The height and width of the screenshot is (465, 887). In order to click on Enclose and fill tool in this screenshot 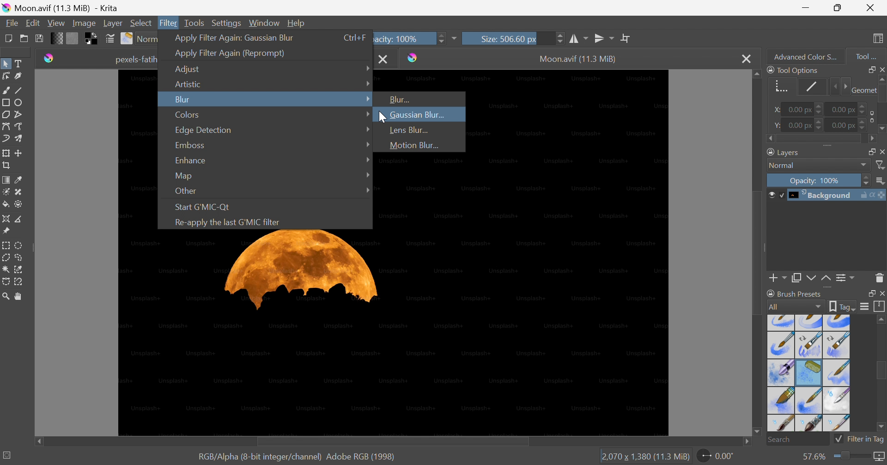, I will do `click(18, 205)`.